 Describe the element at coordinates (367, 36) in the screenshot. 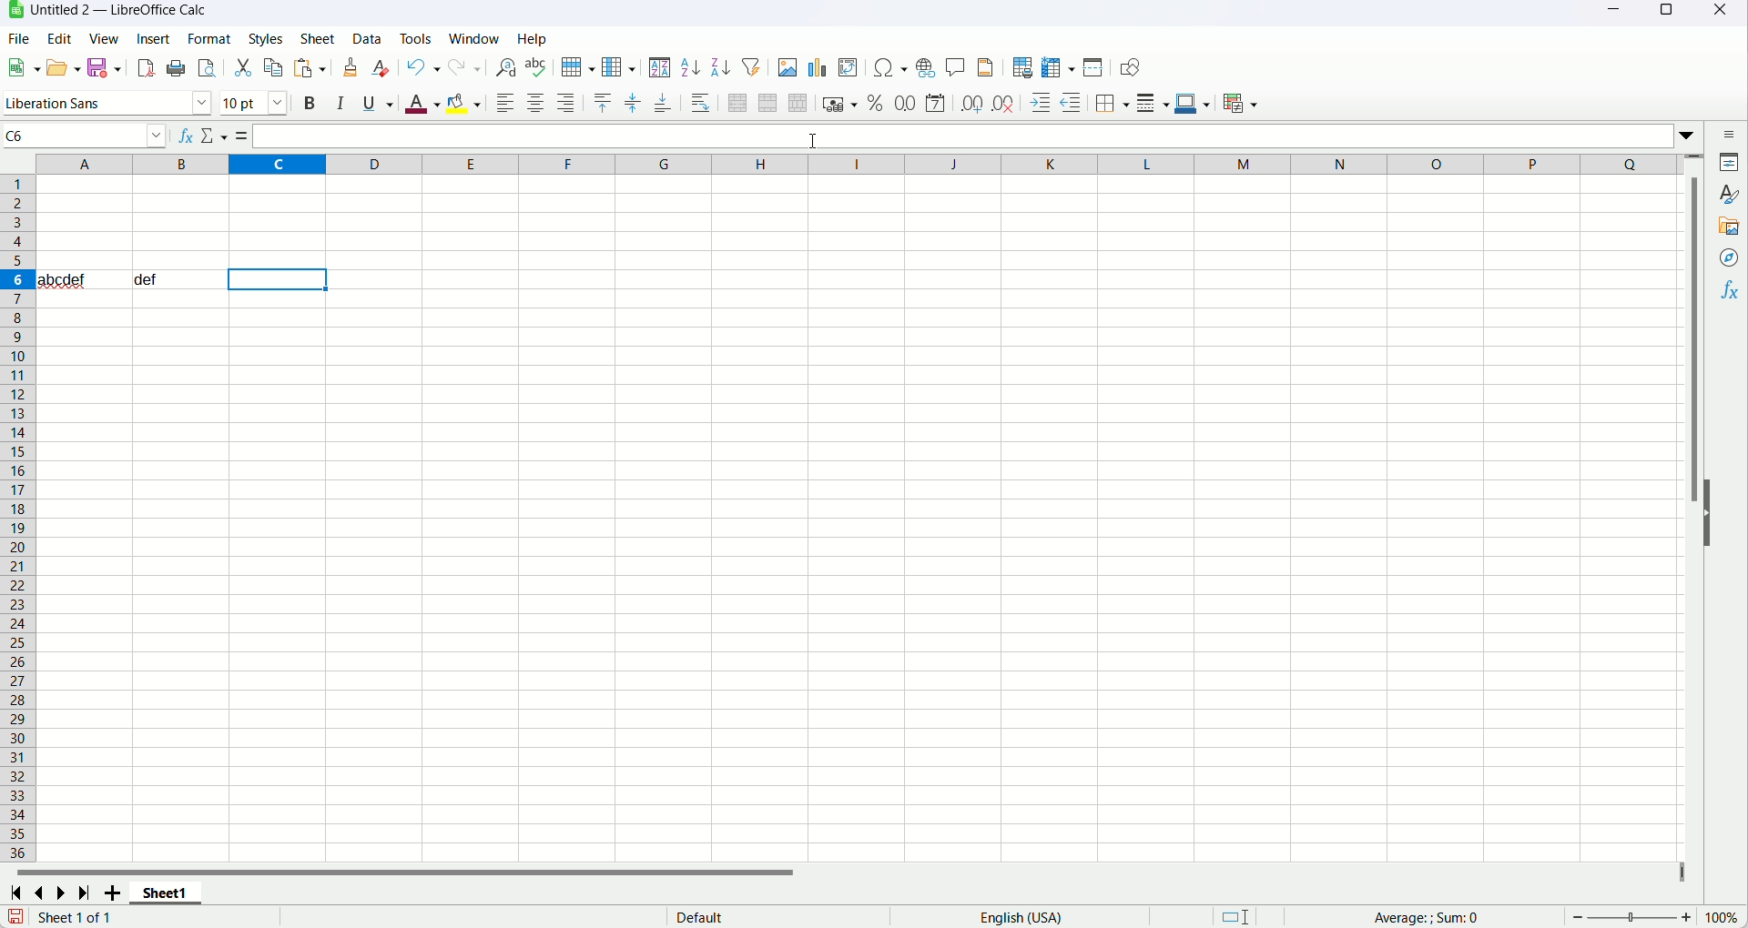

I see `data` at that location.